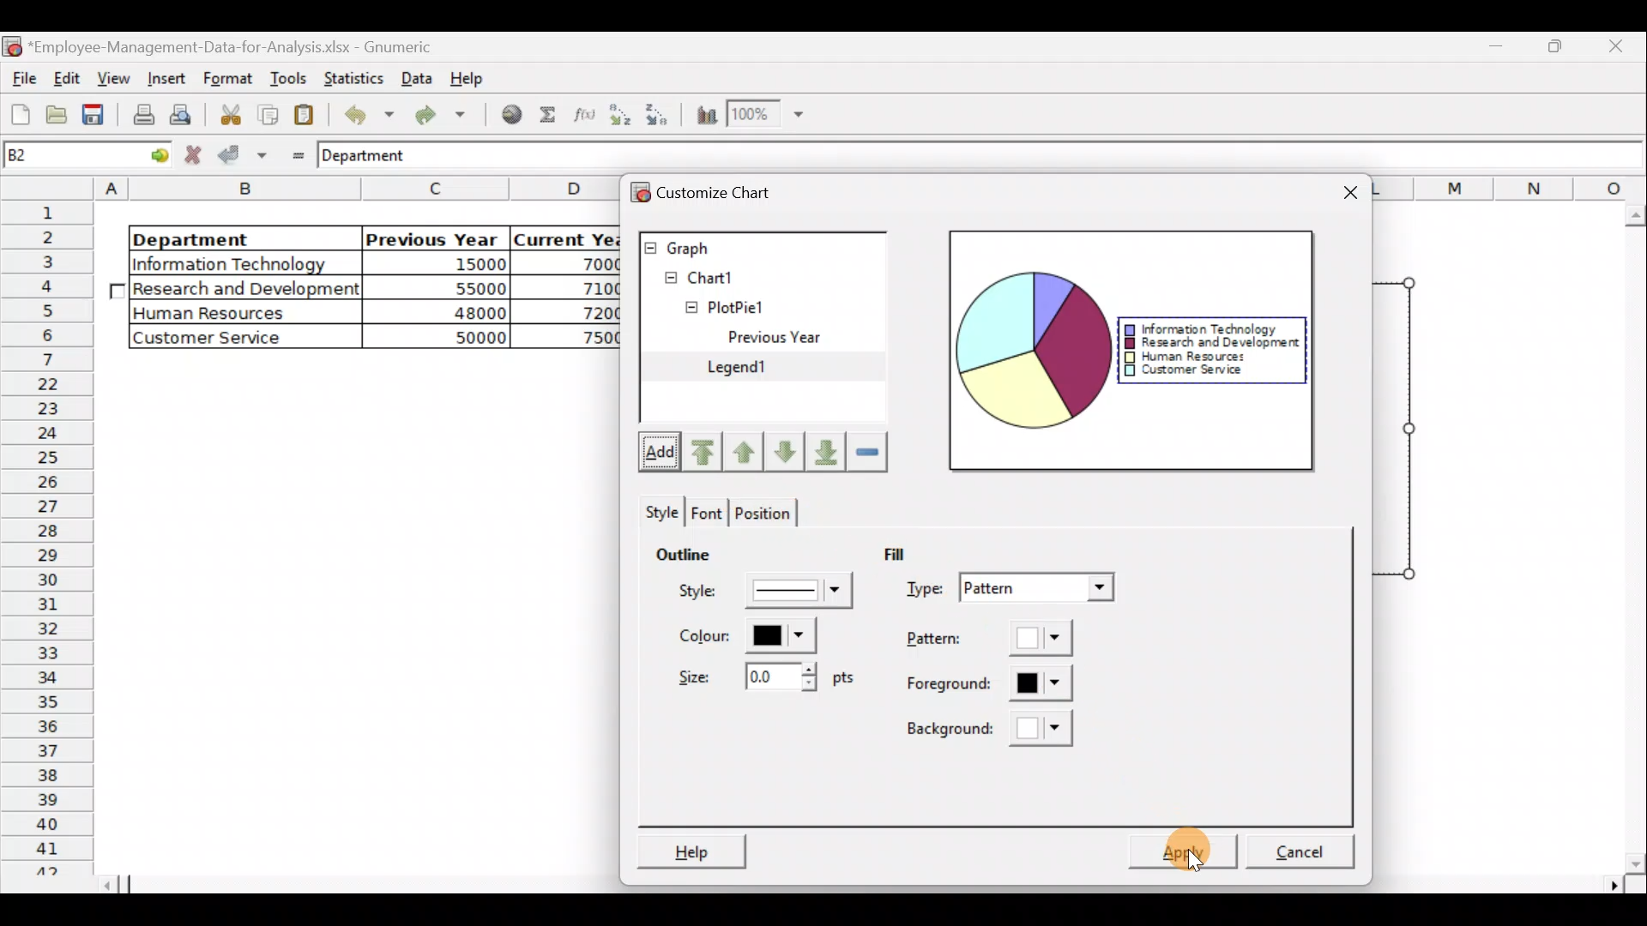 The width and height of the screenshot is (1647, 926). I want to click on Formula bar, so click(1047, 159).